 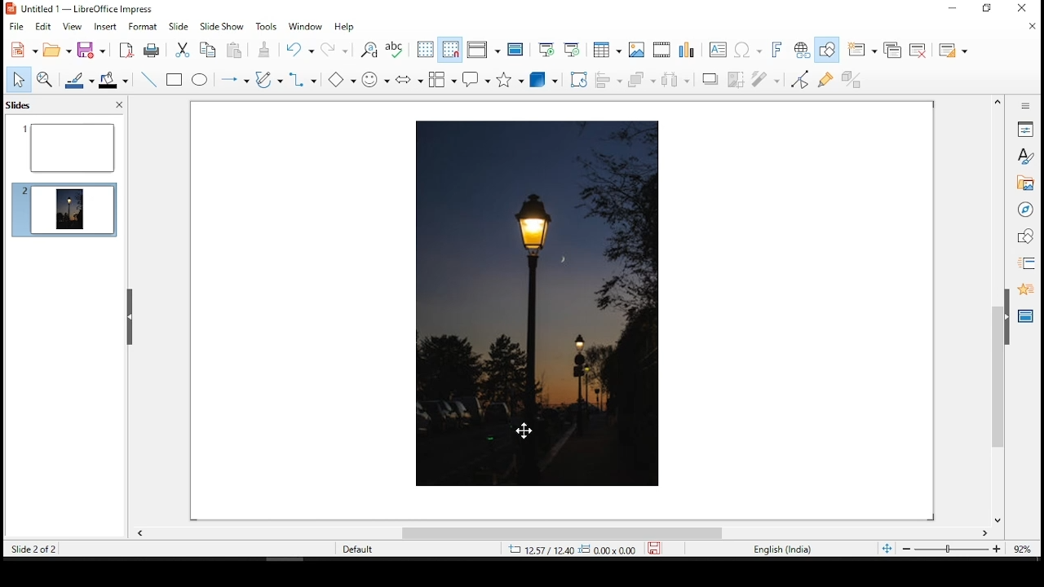 What do you see at coordinates (677, 80) in the screenshot?
I see `distribute` at bounding box center [677, 80].